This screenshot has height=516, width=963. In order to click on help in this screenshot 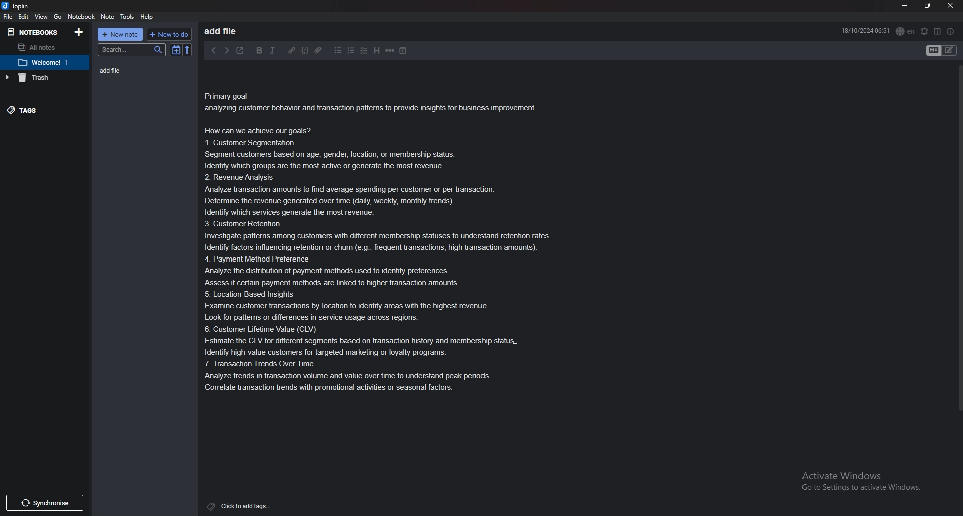, I will do `click(147, 17)`.